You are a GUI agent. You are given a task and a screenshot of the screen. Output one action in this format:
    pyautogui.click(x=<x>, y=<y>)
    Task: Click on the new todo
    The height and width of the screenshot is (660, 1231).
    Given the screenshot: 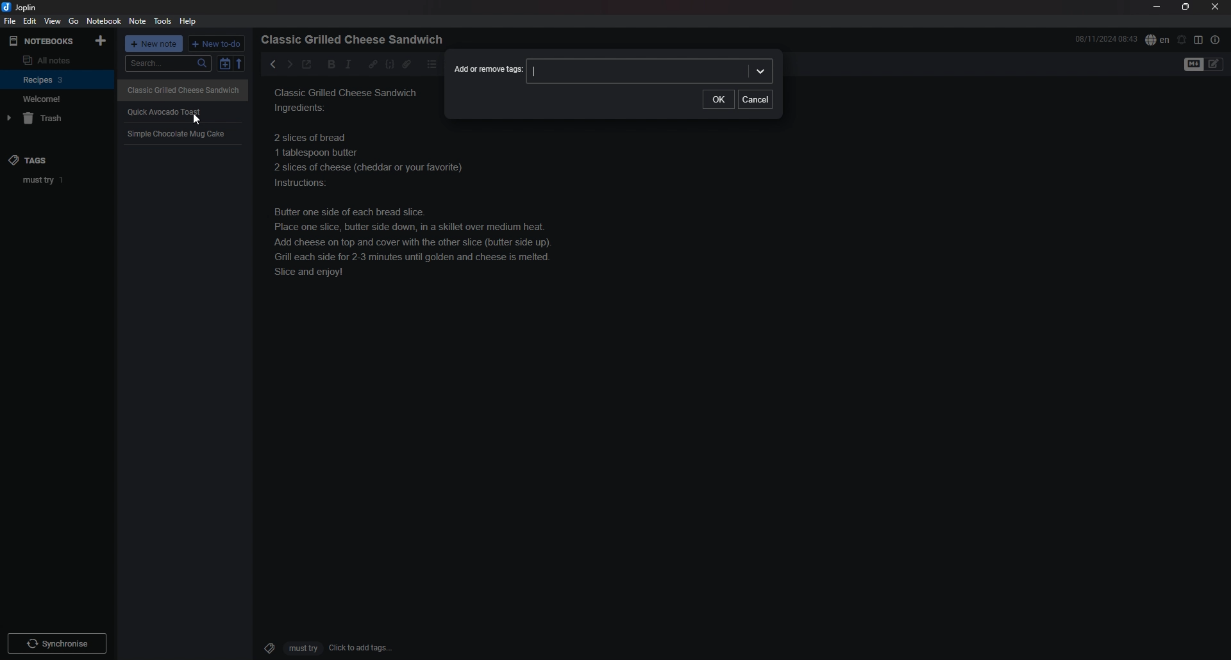 What is the action you would take?
    pyautogui.click(x=217, y=44)
    